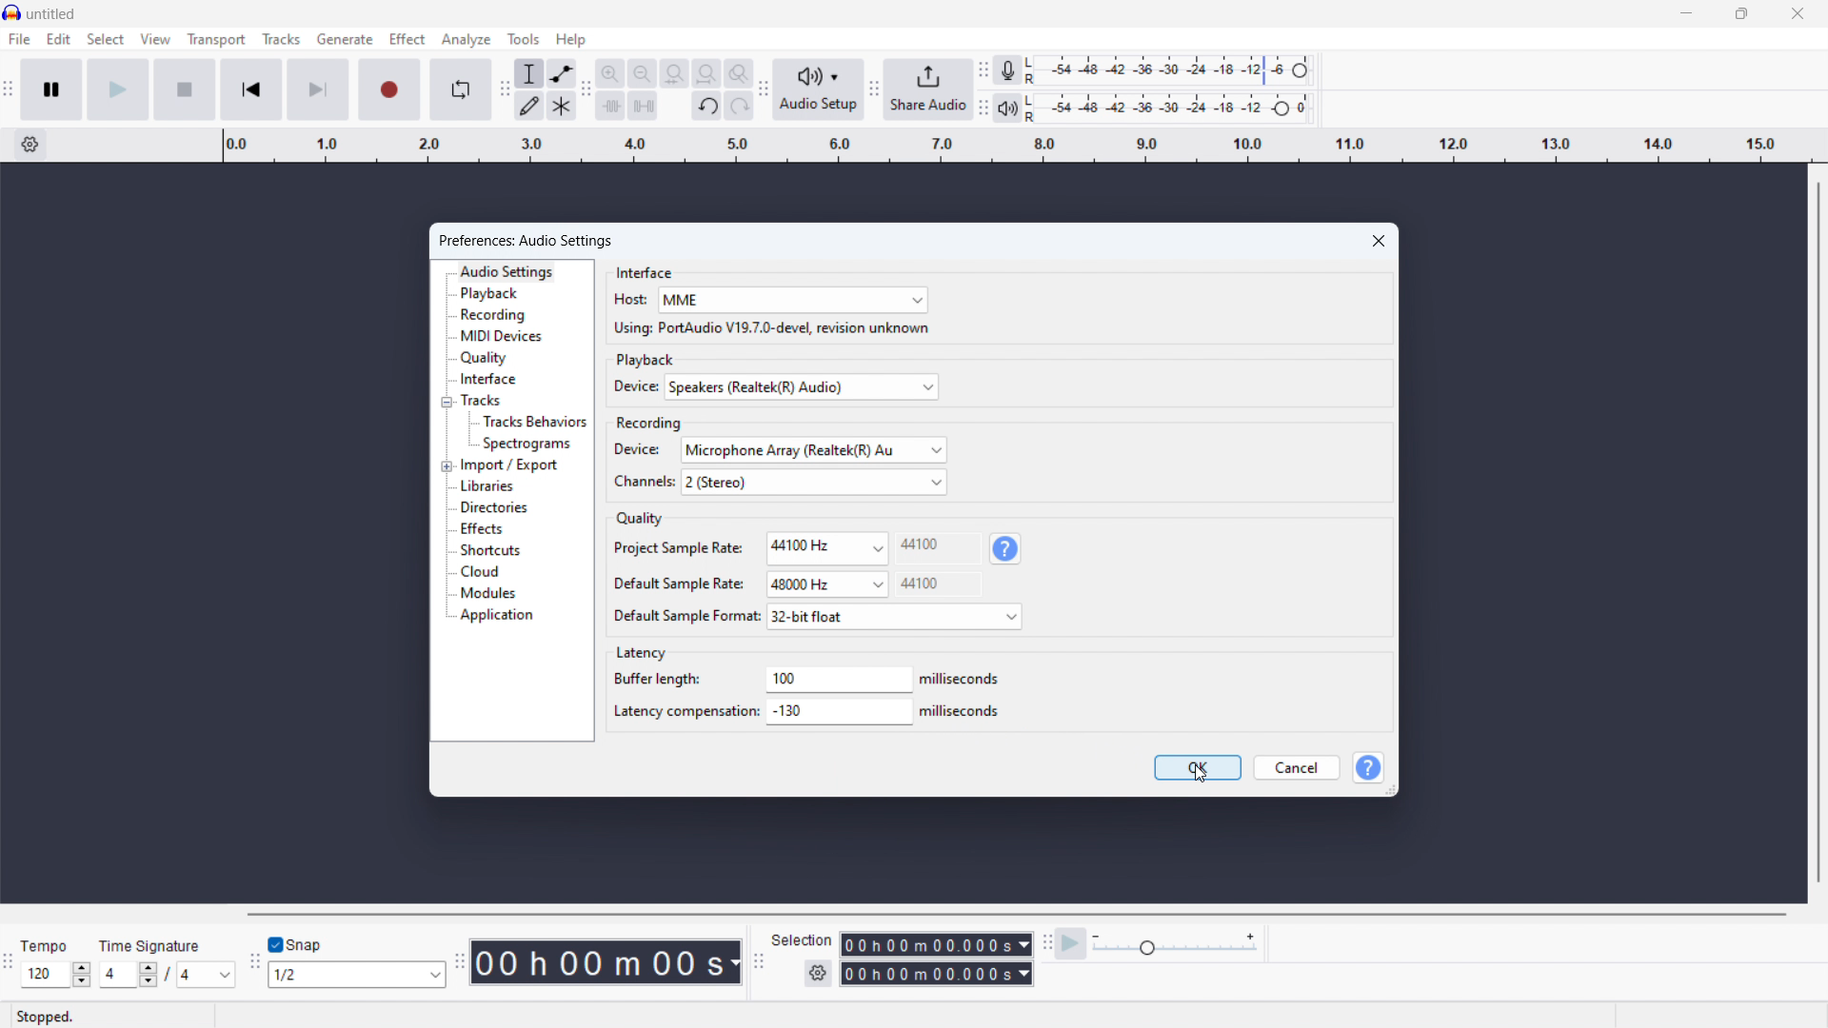 This screenshot has height=1028, width=1828. Describe the element at coordinates (494, 507) in the screenshot. I see `directories` at that location.